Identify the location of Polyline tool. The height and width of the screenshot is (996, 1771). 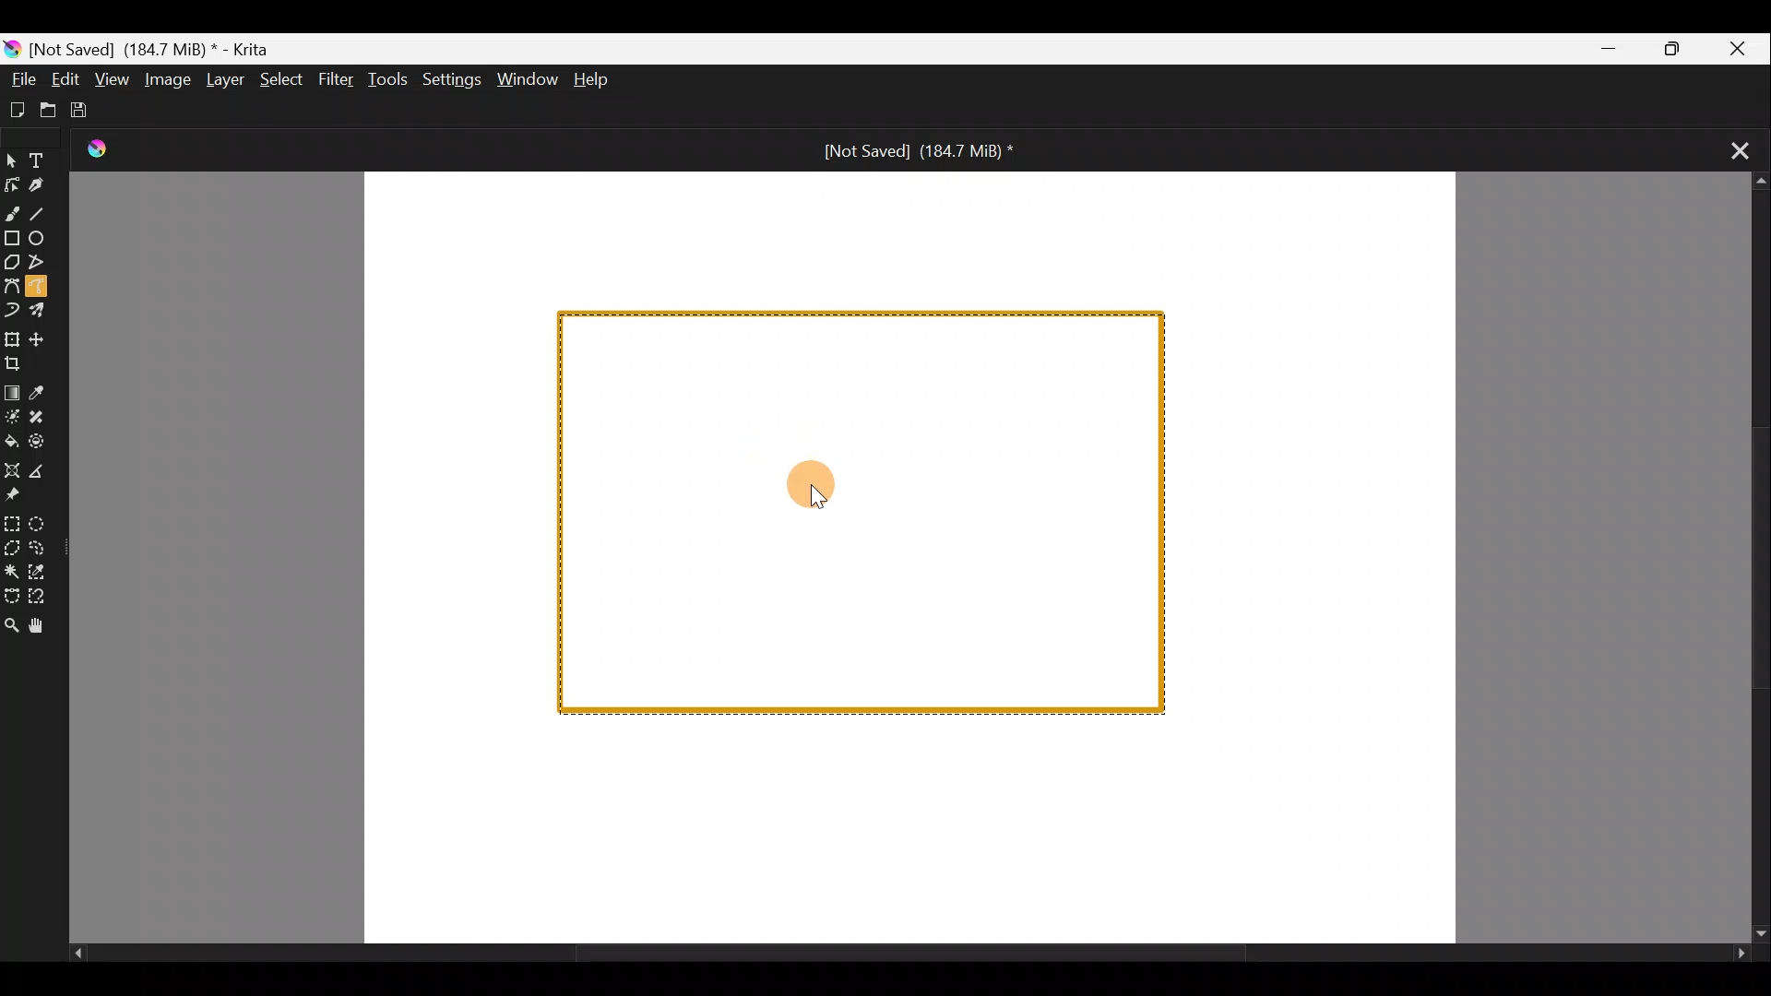
(44, 264).